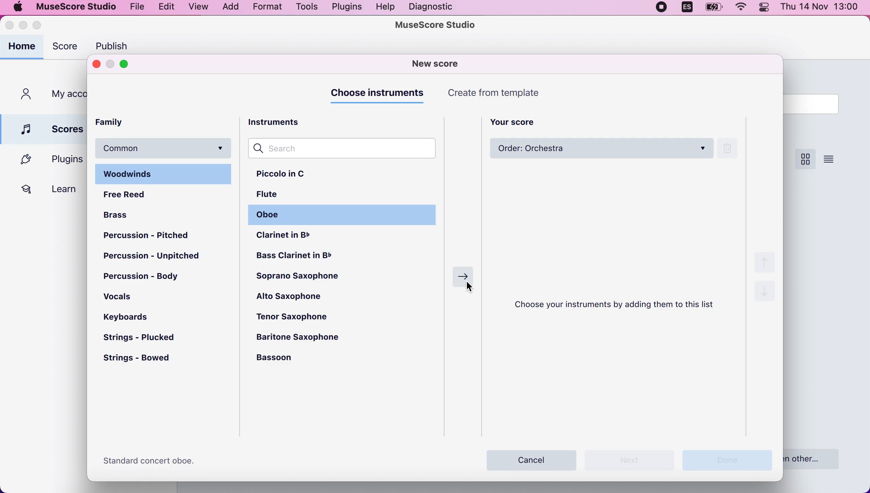  What do you see at coordinates (766, 11) in the screenshot?
I see `panel control` at bounding box center [766, 11].